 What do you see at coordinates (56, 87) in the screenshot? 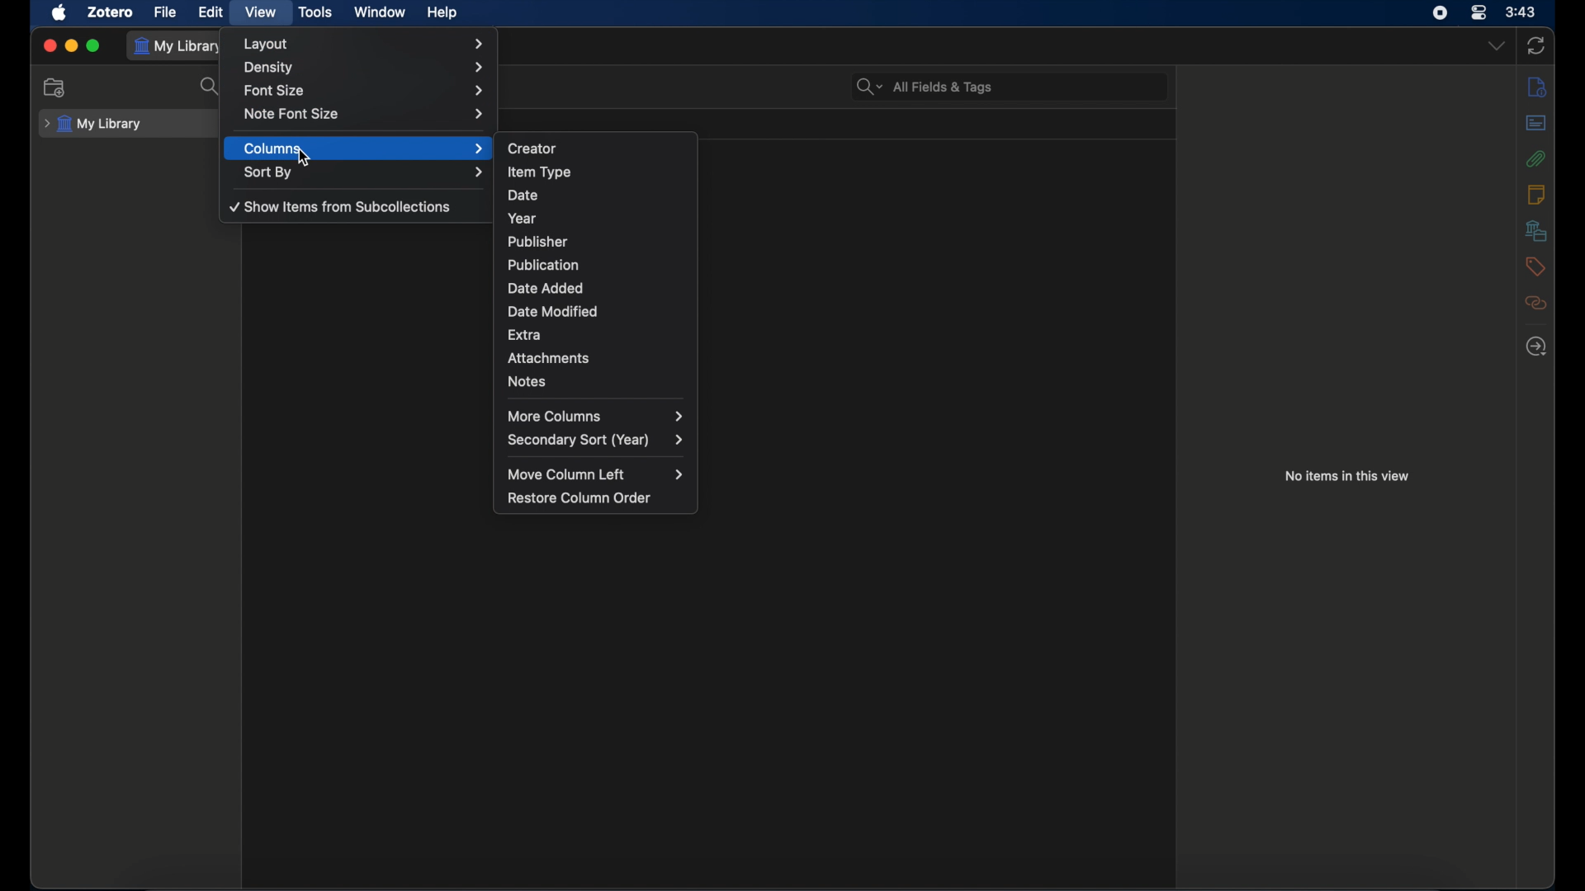
I see `new collection` at bounding box center [56, 87].